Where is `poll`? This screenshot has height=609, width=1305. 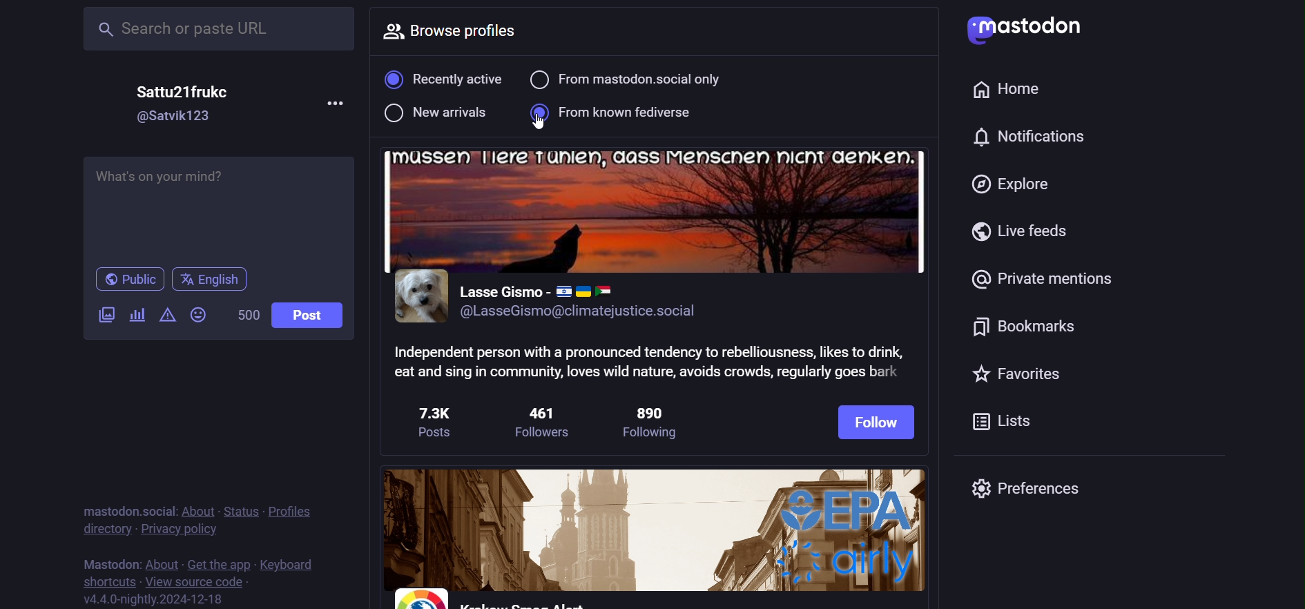 poll is located at coordinates (135, 313).